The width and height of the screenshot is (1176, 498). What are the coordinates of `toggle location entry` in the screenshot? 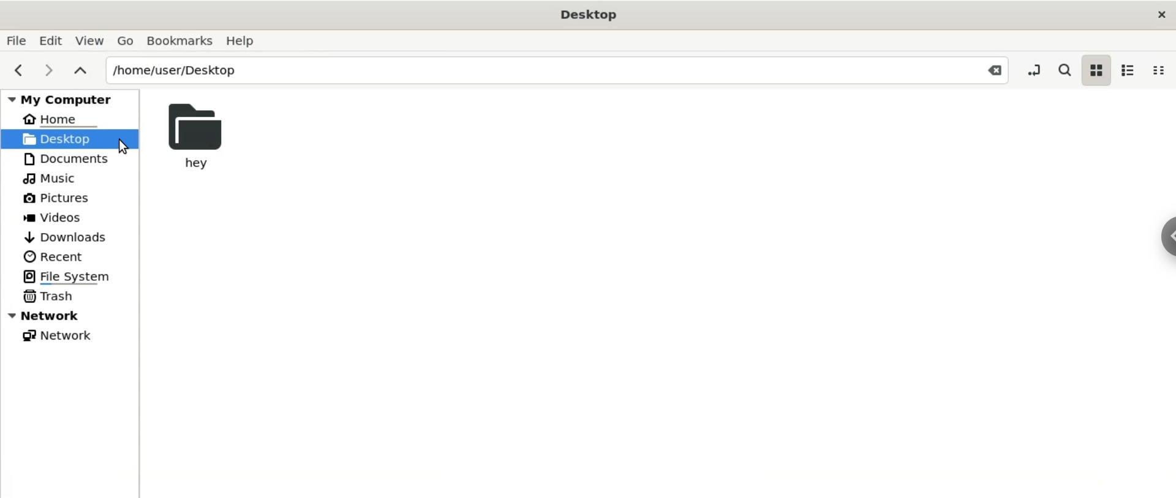 It's located at (1033, 70).